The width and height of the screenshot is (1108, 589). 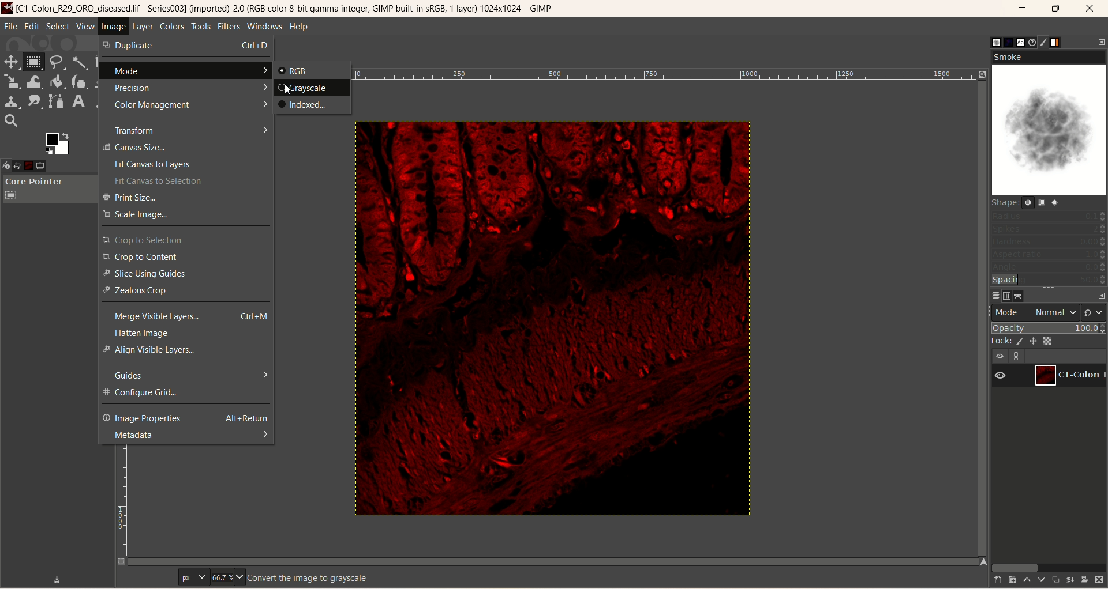 I want to click on configure this tab, so click(x=107, y=165).